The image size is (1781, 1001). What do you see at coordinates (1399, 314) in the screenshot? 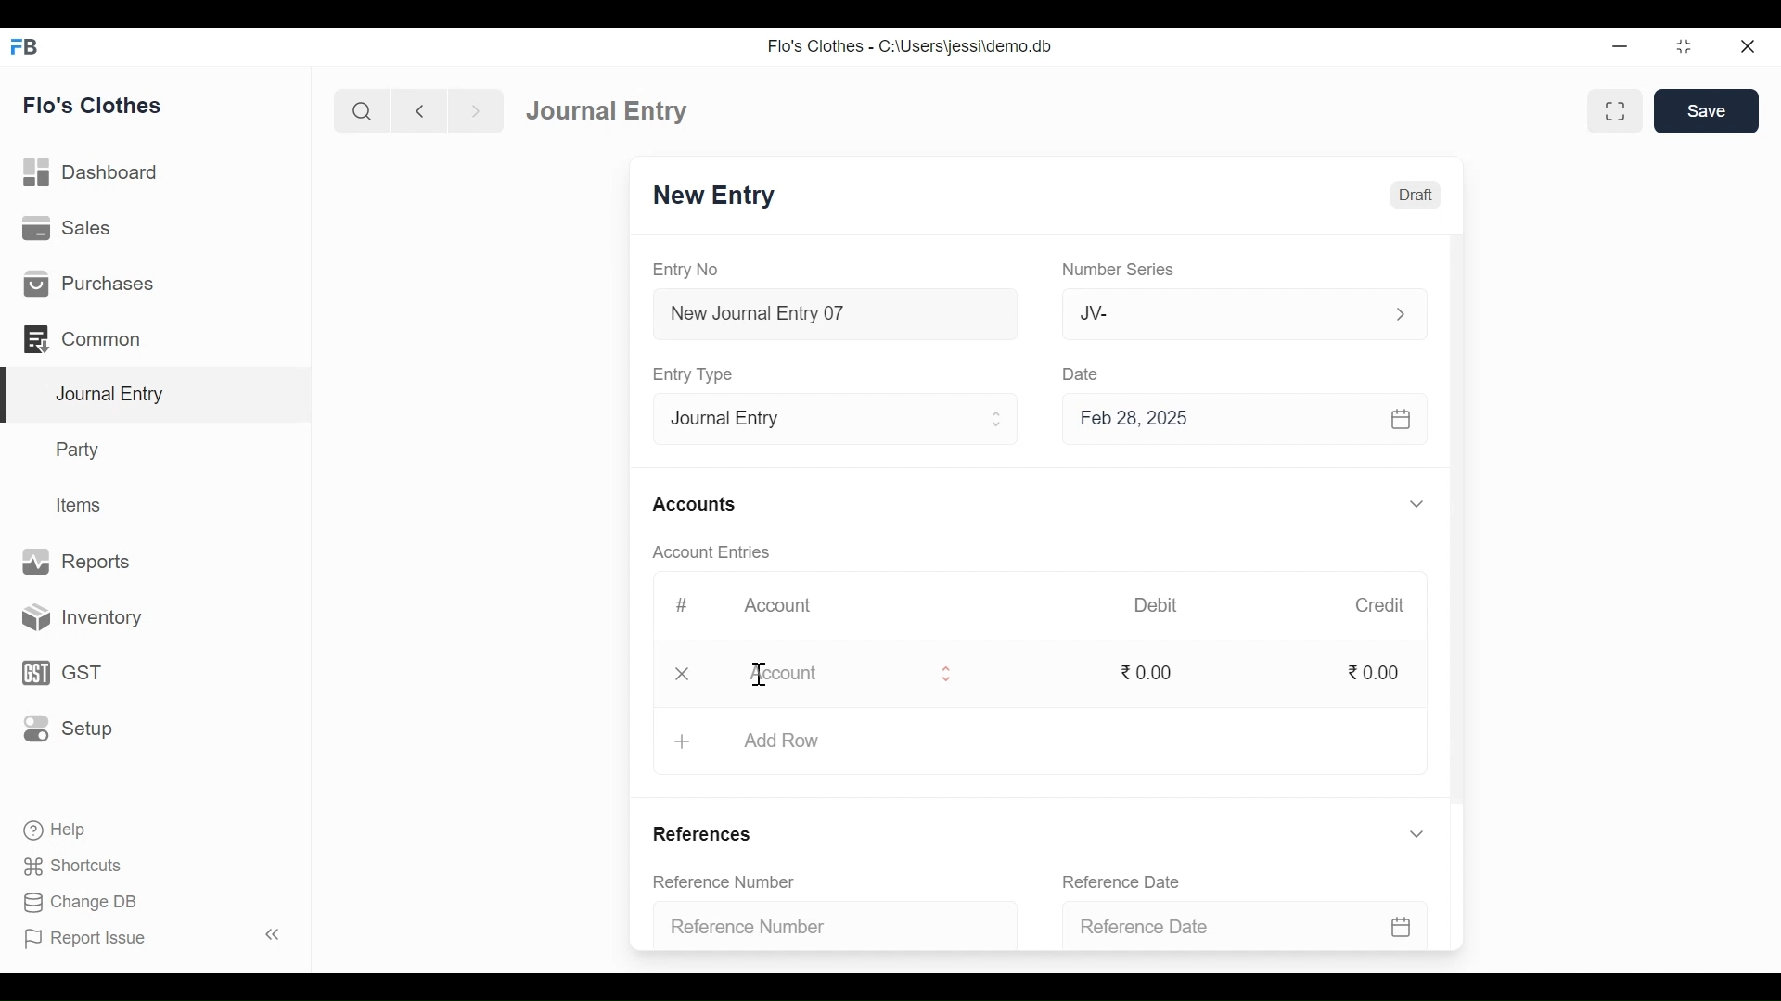
I see `Expand` at bounding box center [1399, 314].